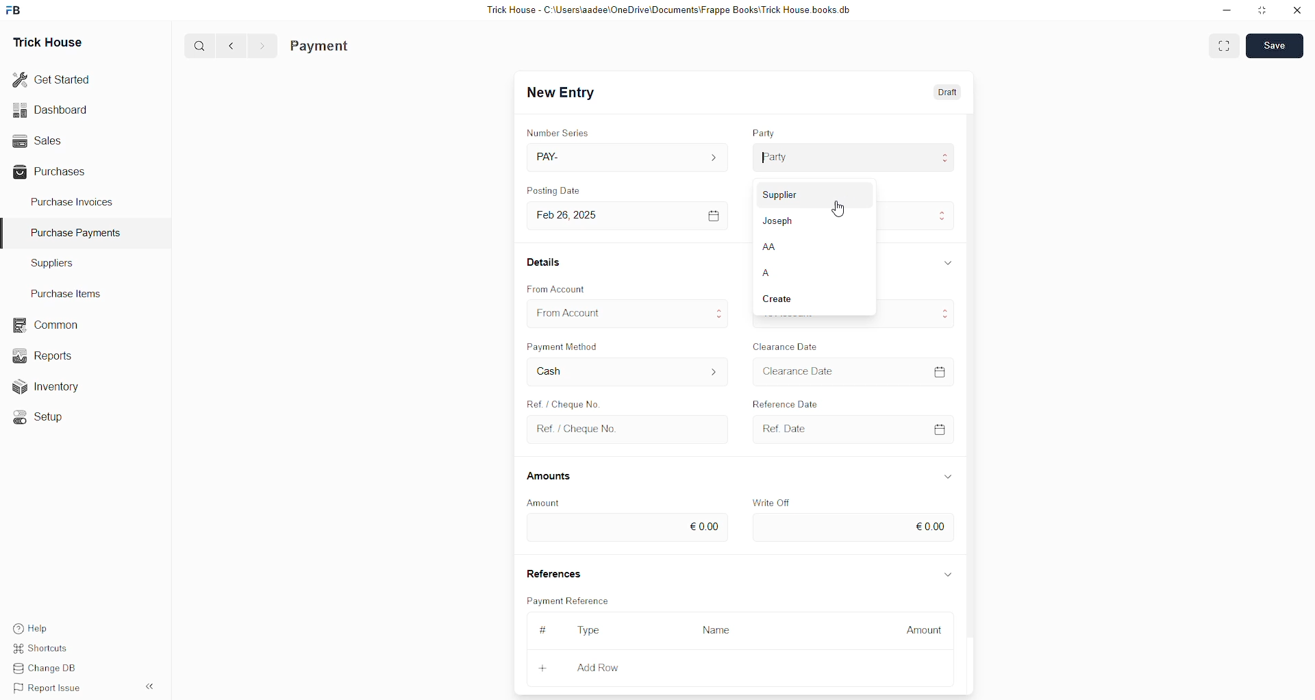 This screenshot has height=700, width=1315. I want to click on Feb 26, 2025 , so click(629, 215).